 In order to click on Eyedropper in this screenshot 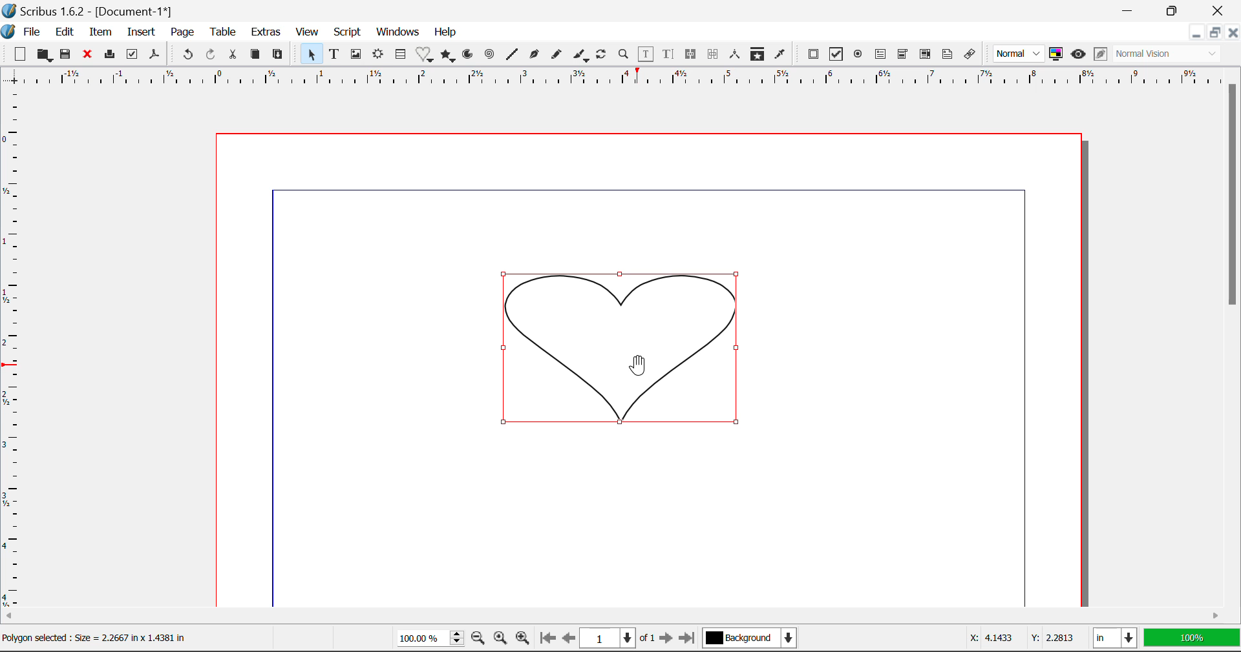, I will do `click(780, 54)`.